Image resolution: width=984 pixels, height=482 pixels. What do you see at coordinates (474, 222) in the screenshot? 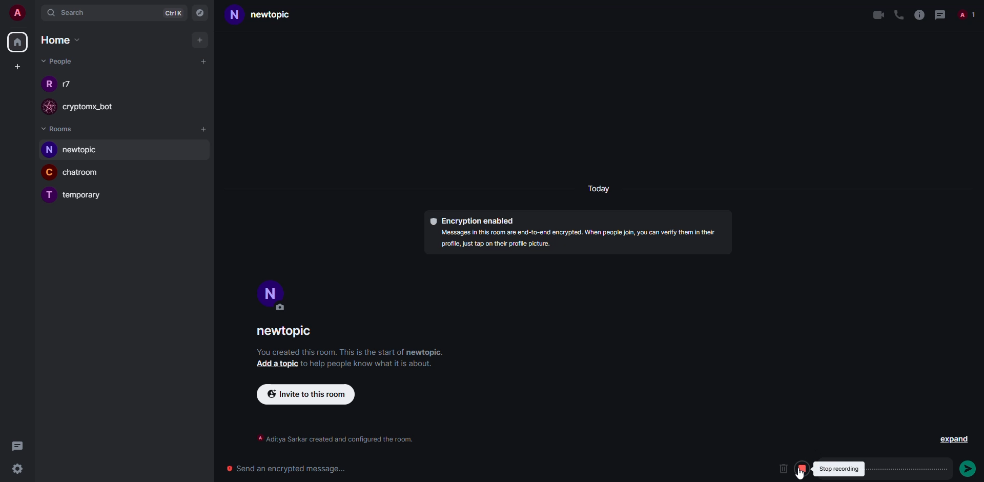
I see `encryption enabled` at bounding box center [474, 222].